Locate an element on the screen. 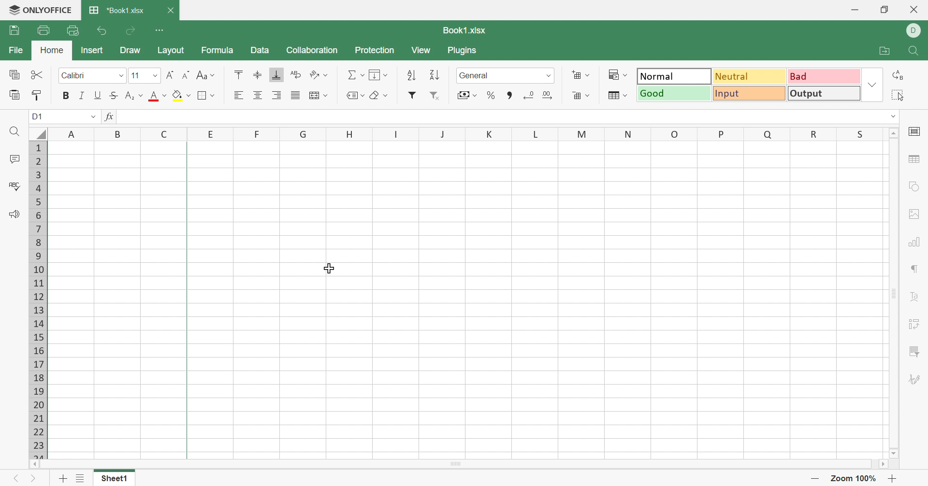 Image resolution: width=928 pixels, height=486 pixels. Collaboration is located at coordinates (312, 50).